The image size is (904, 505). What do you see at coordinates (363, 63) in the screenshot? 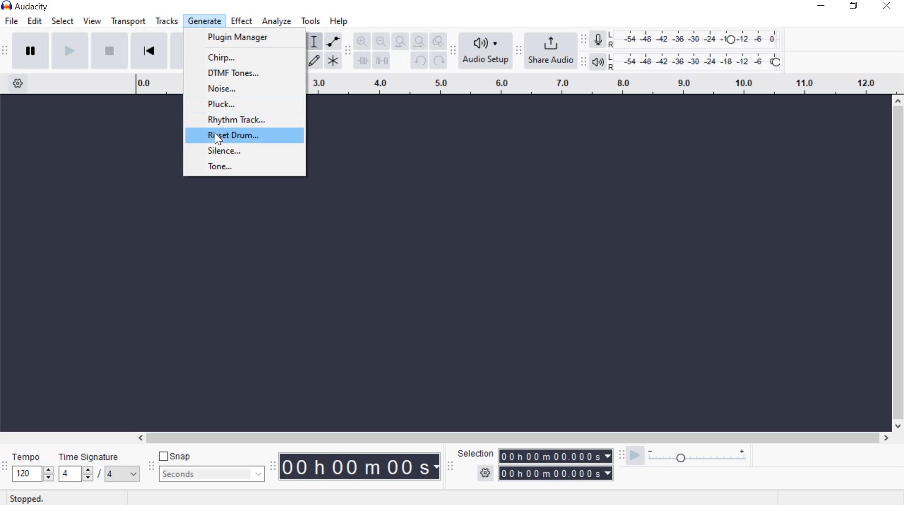
I see `Trim audio outside selection` at bounding box center [363, 63].